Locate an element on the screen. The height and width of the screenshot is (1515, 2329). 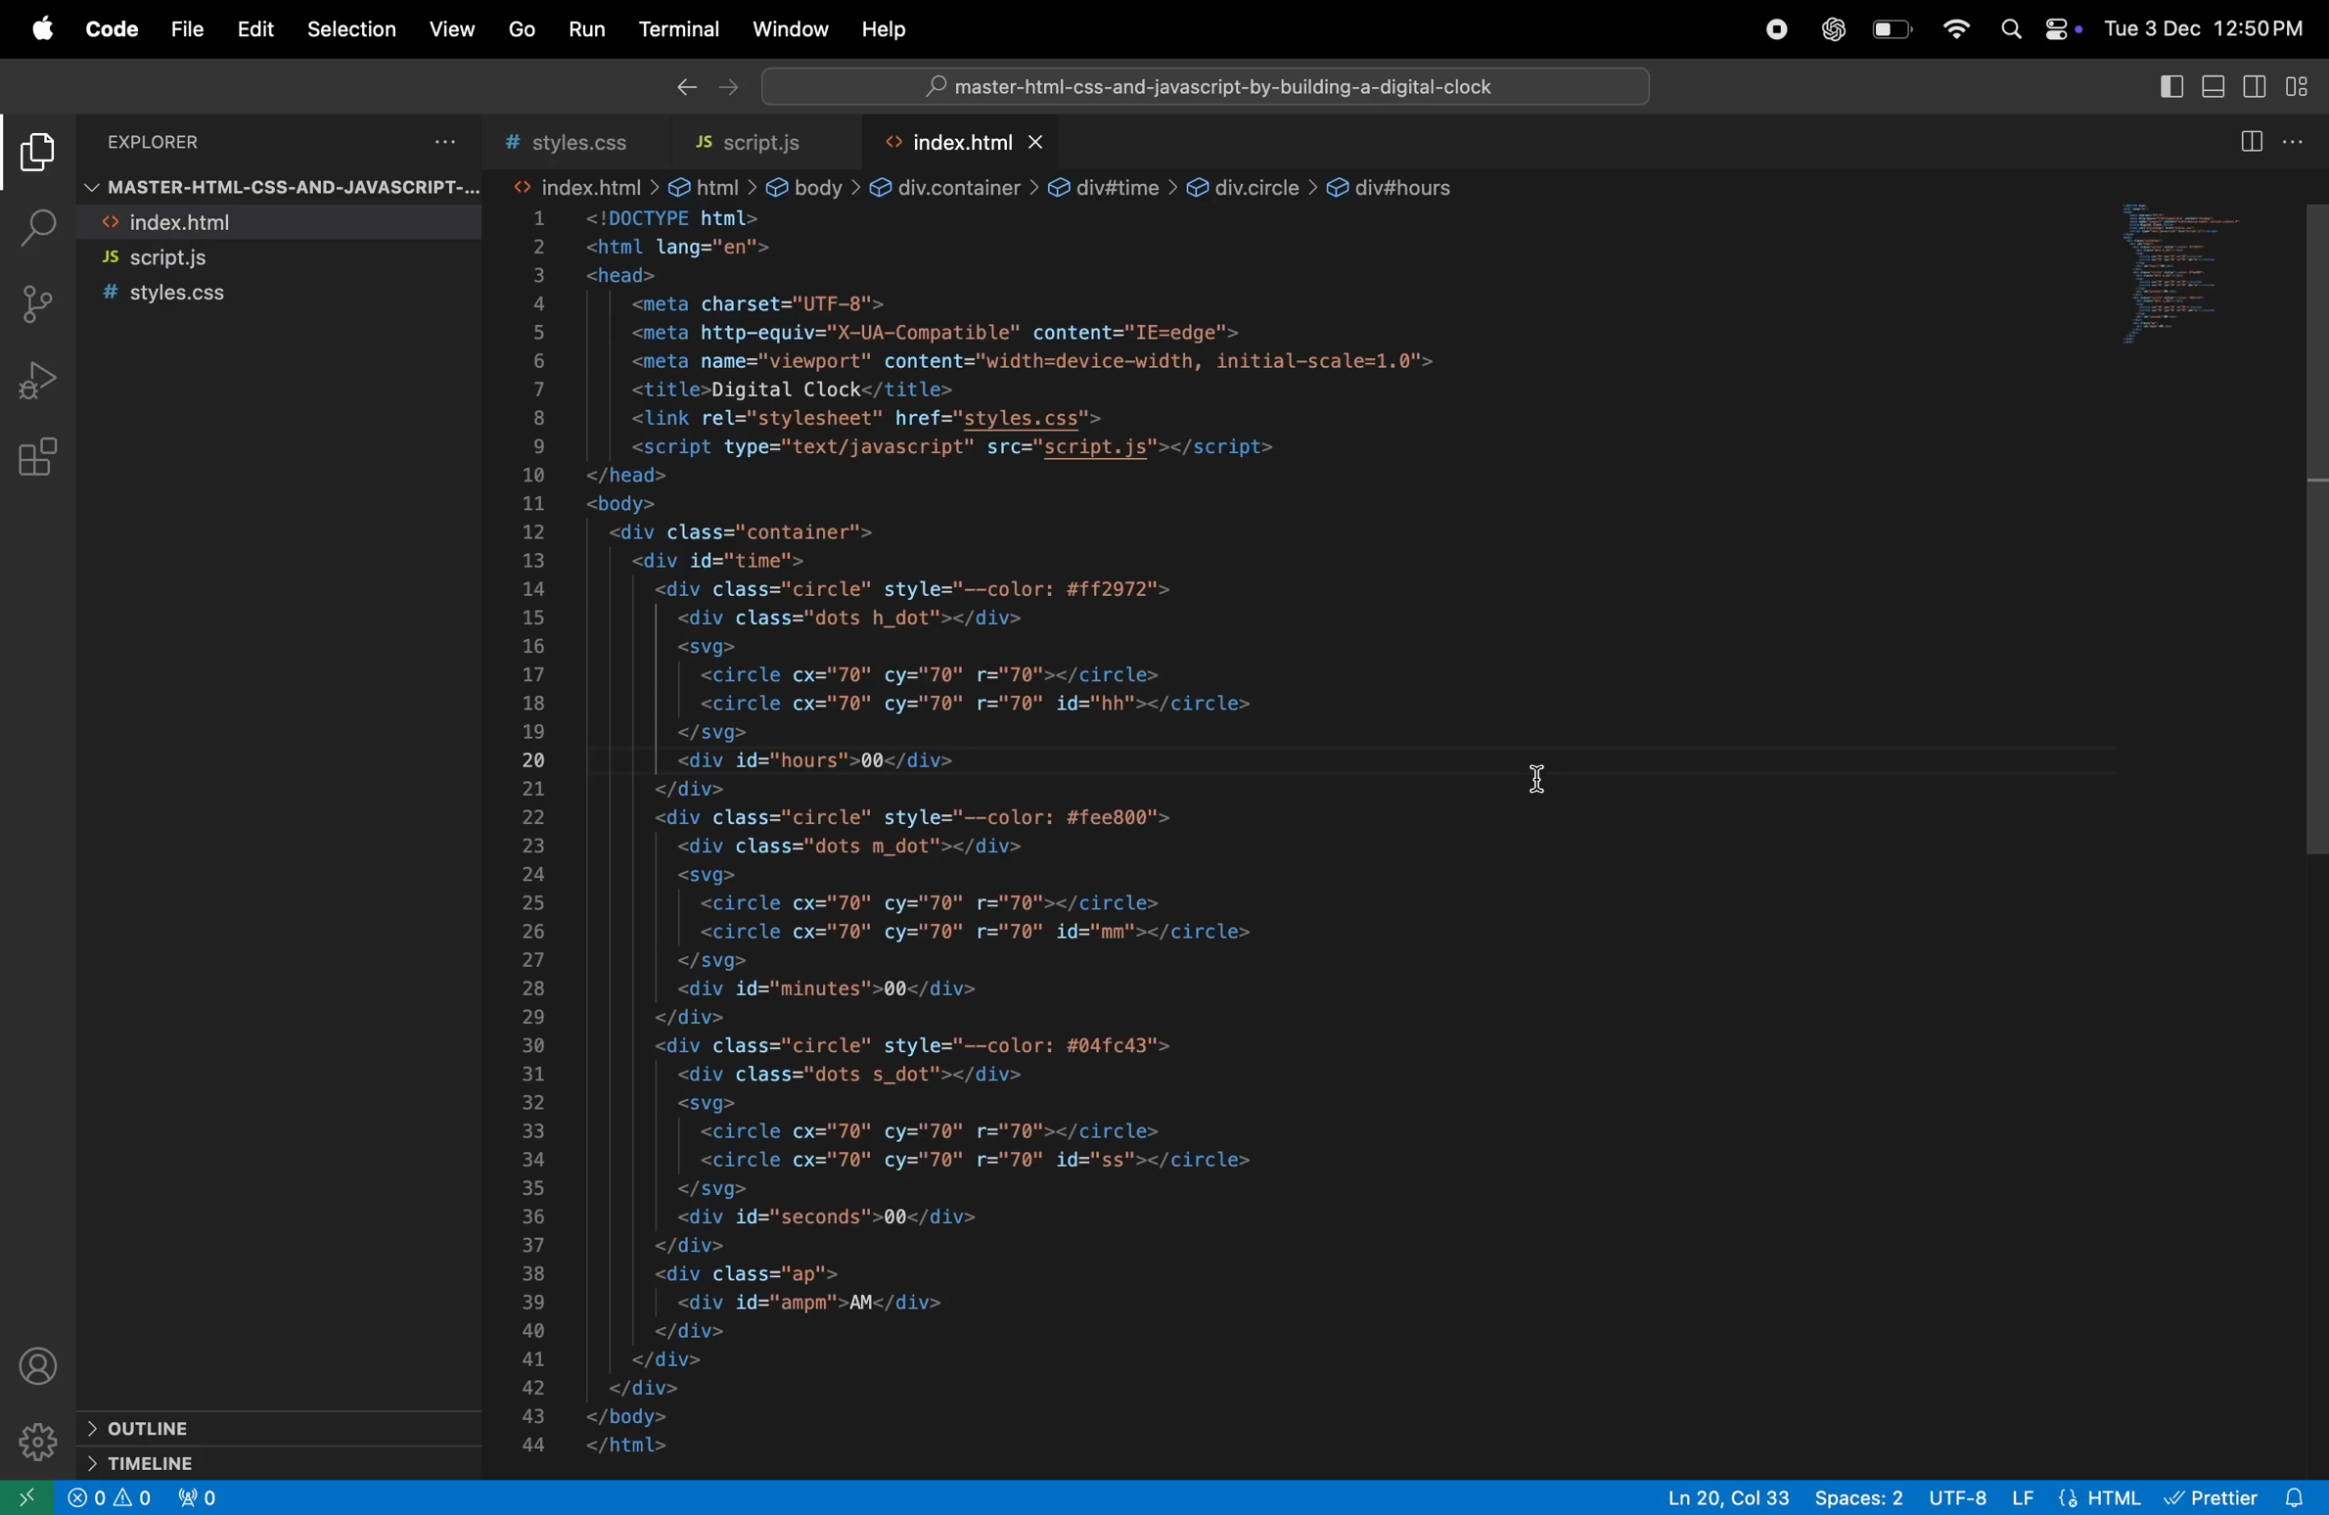
record is located at coordinates (1772, 27).